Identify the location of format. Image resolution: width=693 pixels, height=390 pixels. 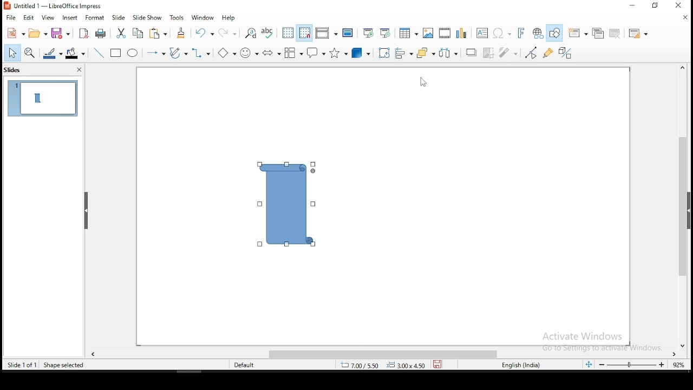
(97, 18).